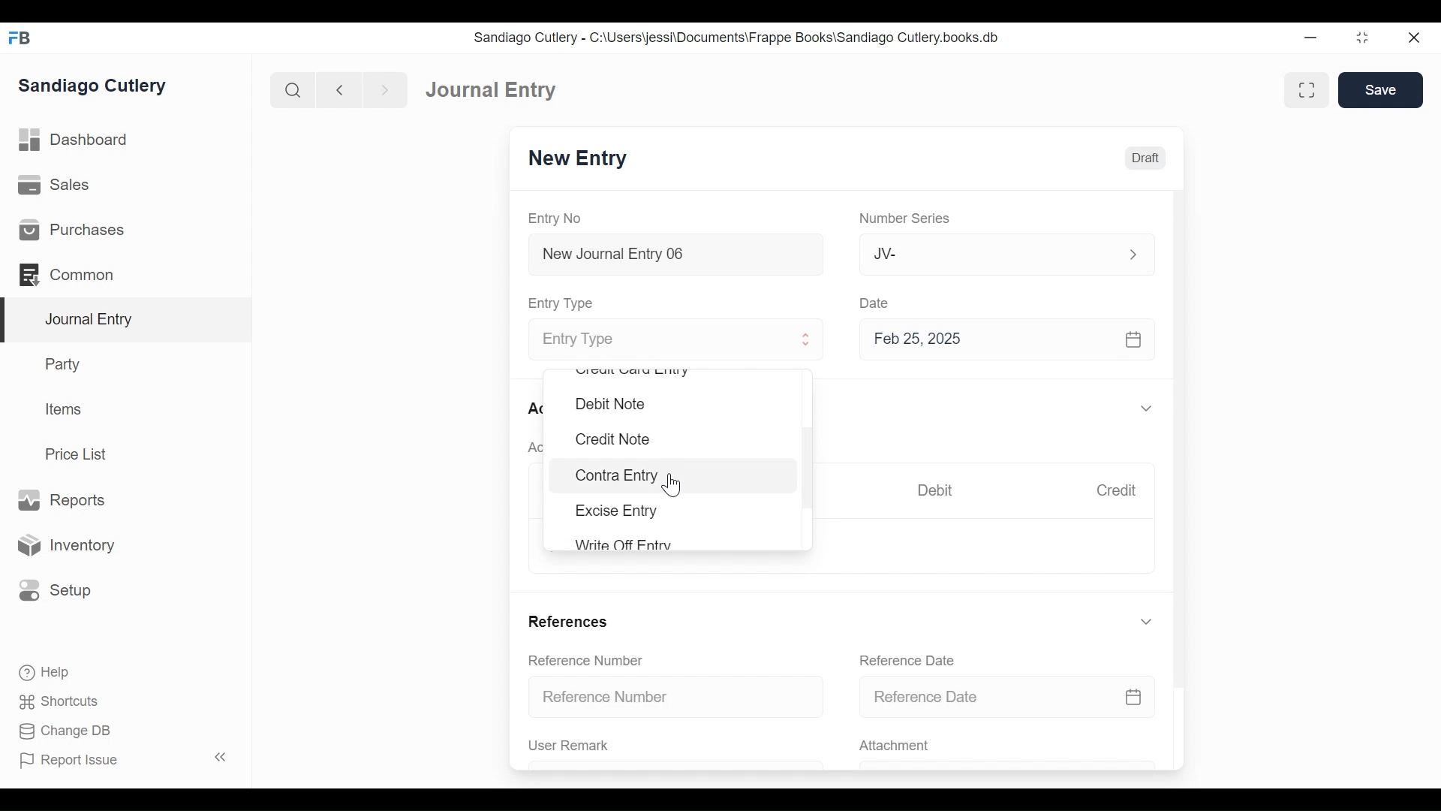 The image size is (1441, 811). What do you see at coordinates (1146, 622) in the screenshot?
I see `Expand` at bounding box center [1146, 622].